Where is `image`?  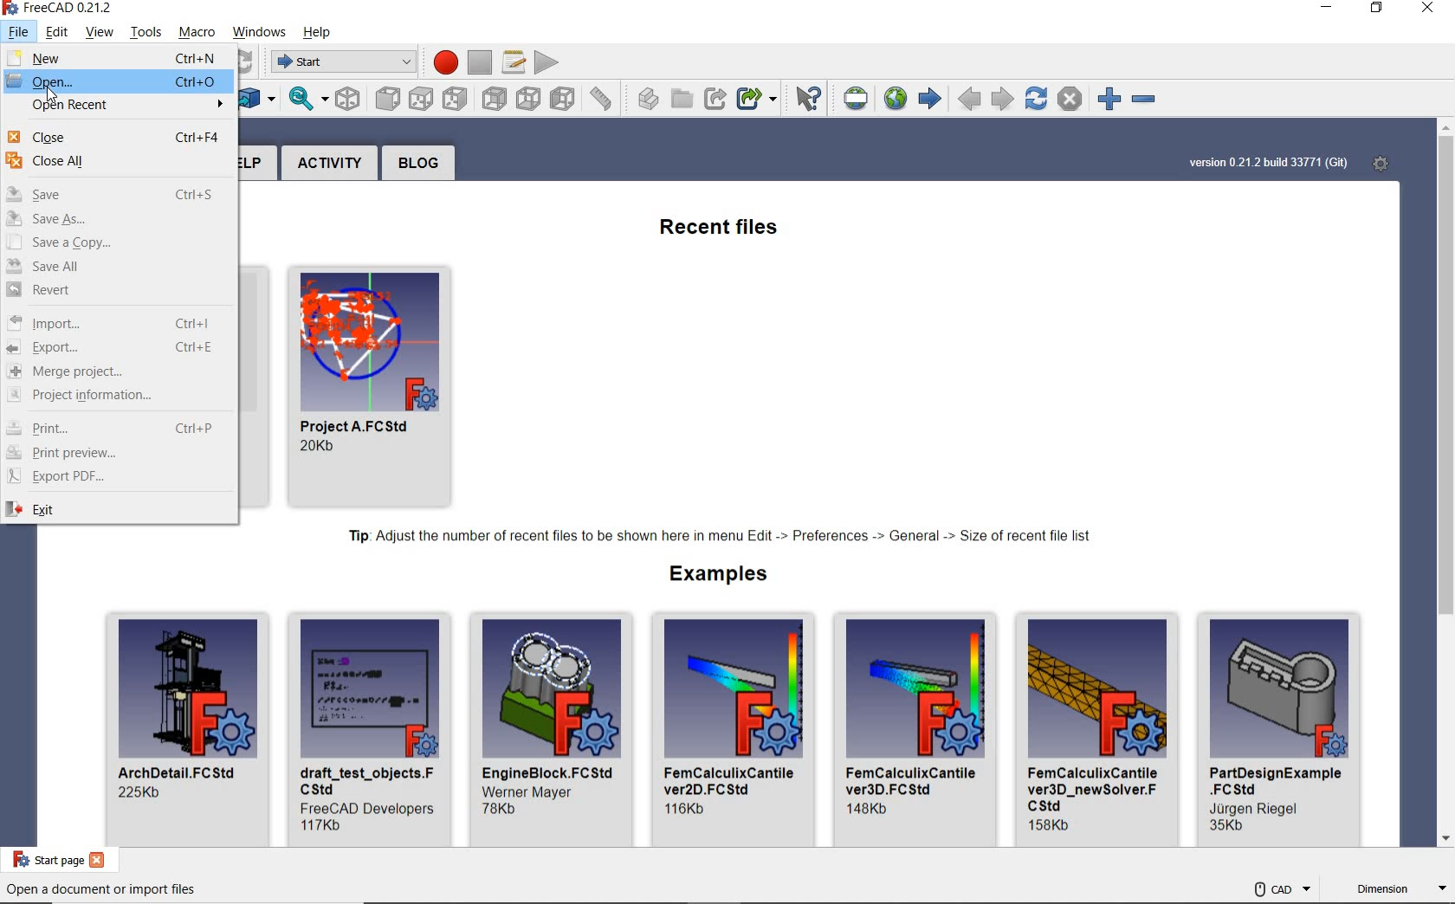 image is located at coordinates (734, 688).